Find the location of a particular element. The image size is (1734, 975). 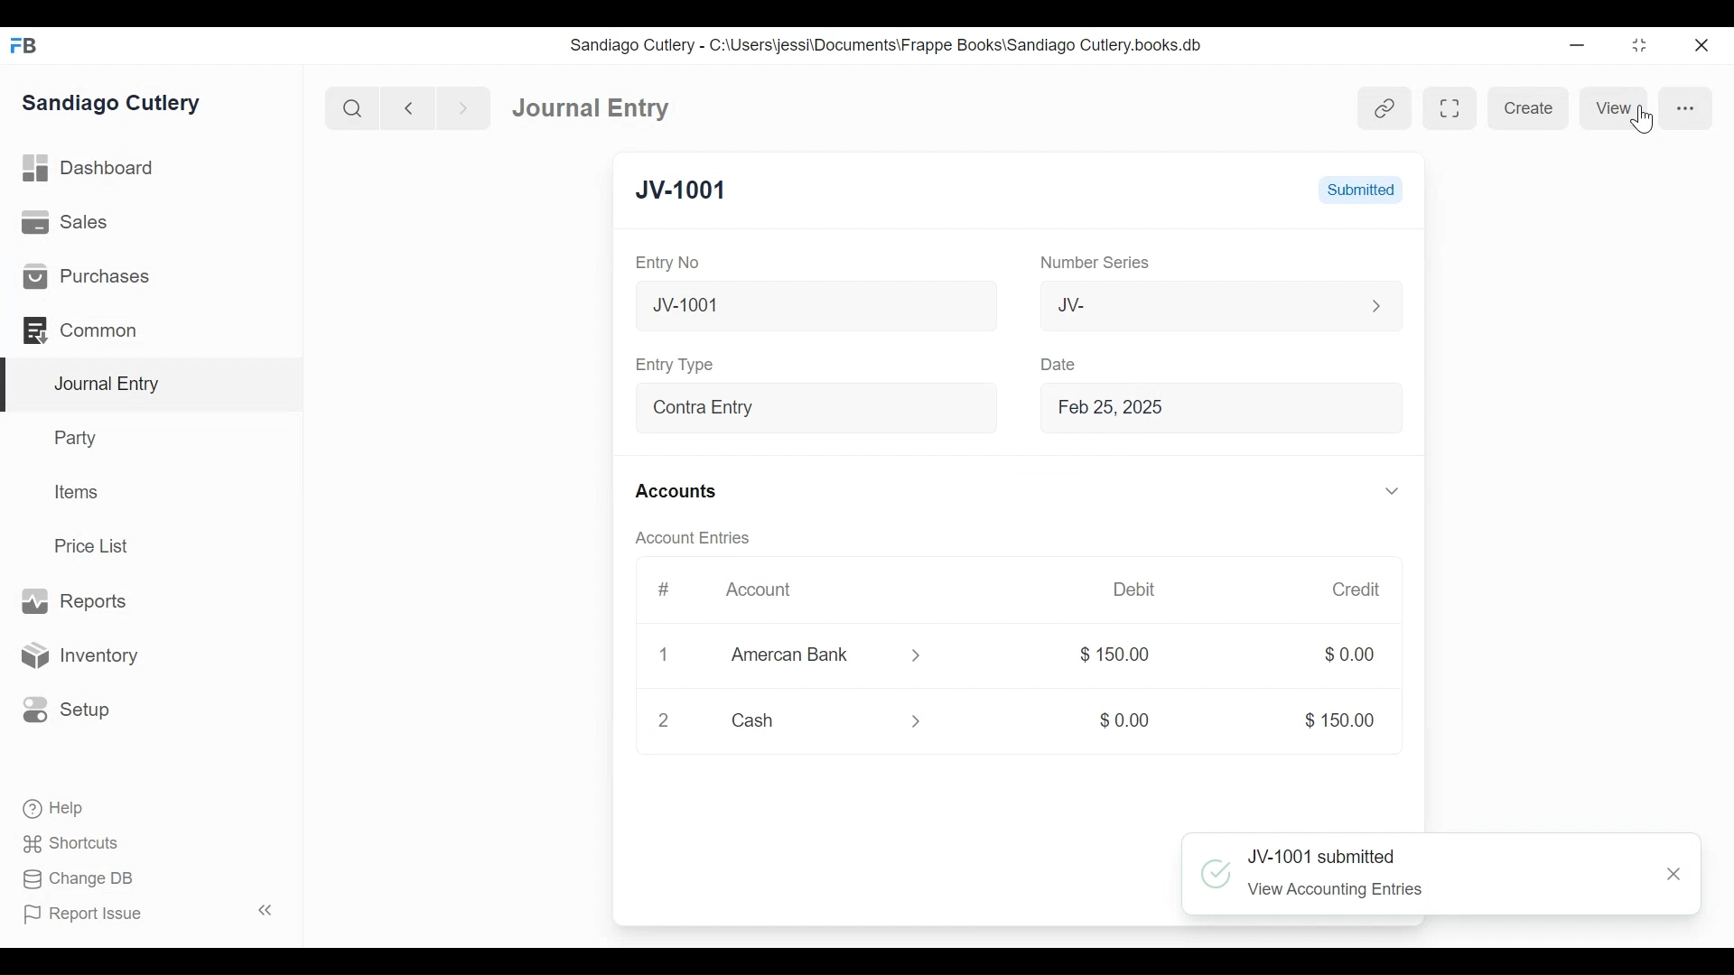

Restore is located at coordinates (1642, 44).